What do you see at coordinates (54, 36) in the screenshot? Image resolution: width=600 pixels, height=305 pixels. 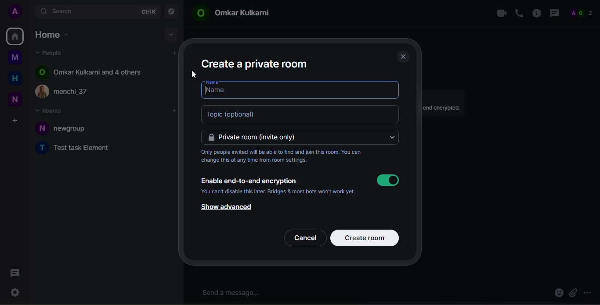 I see `home` at bounding box center [54, 36].